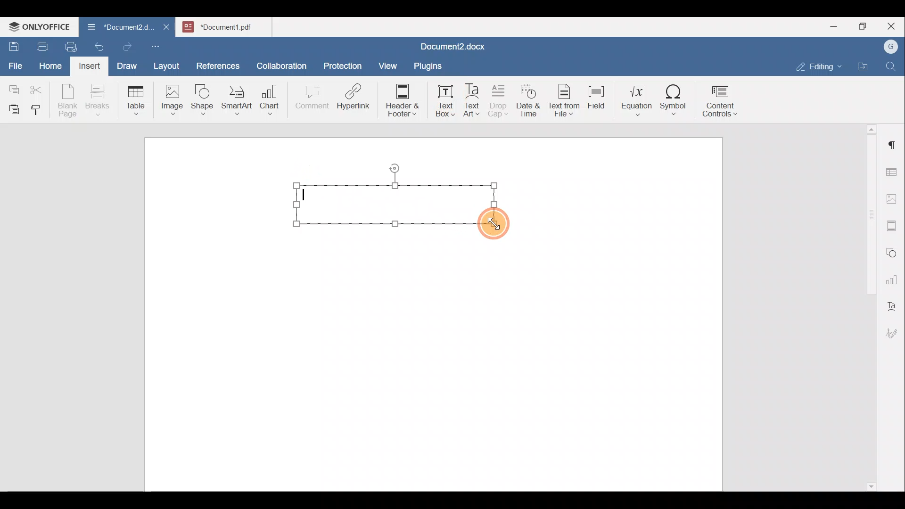 The image size is (905, 509). Describe the element at coordinates (500, 99) in the screenshot. I see `Drop cap` at that location.